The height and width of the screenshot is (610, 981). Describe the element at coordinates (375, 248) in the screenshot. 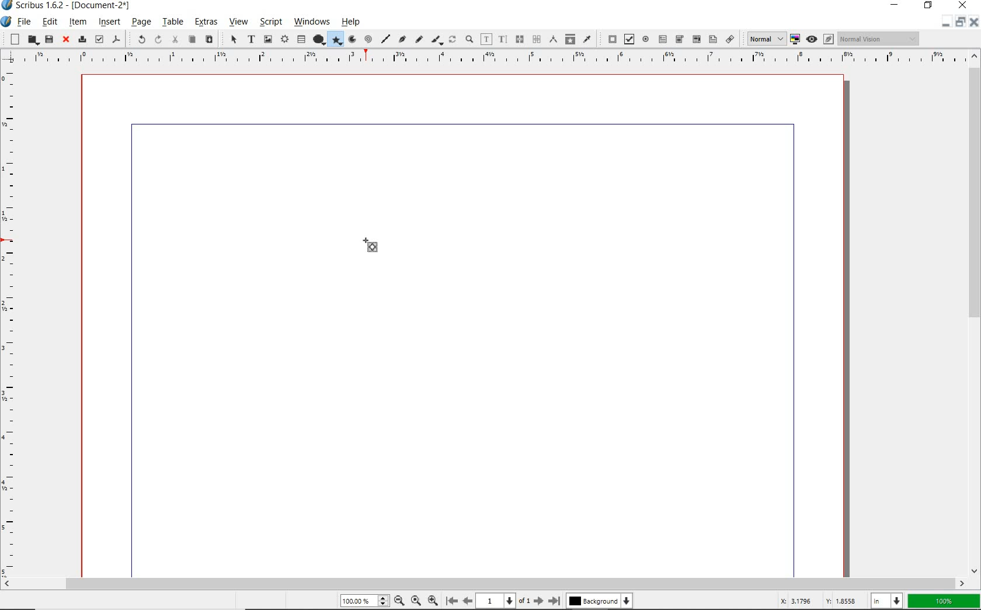

I see `POLGON TOOL` at that location.